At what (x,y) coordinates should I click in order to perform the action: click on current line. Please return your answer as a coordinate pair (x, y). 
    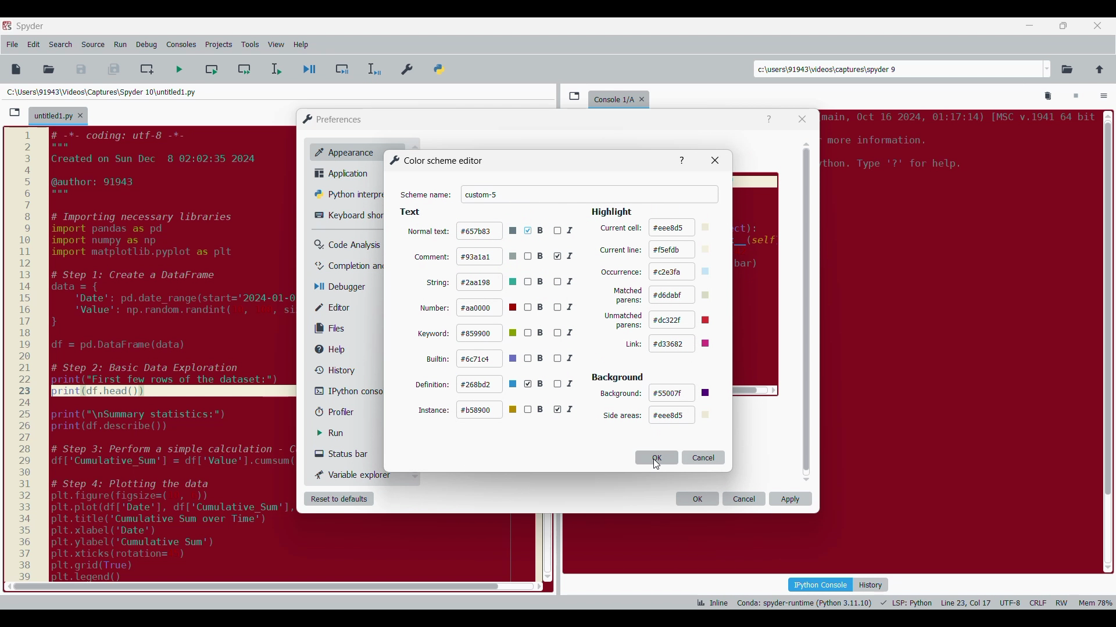
    Looking at the image, I should click on (620, 250).